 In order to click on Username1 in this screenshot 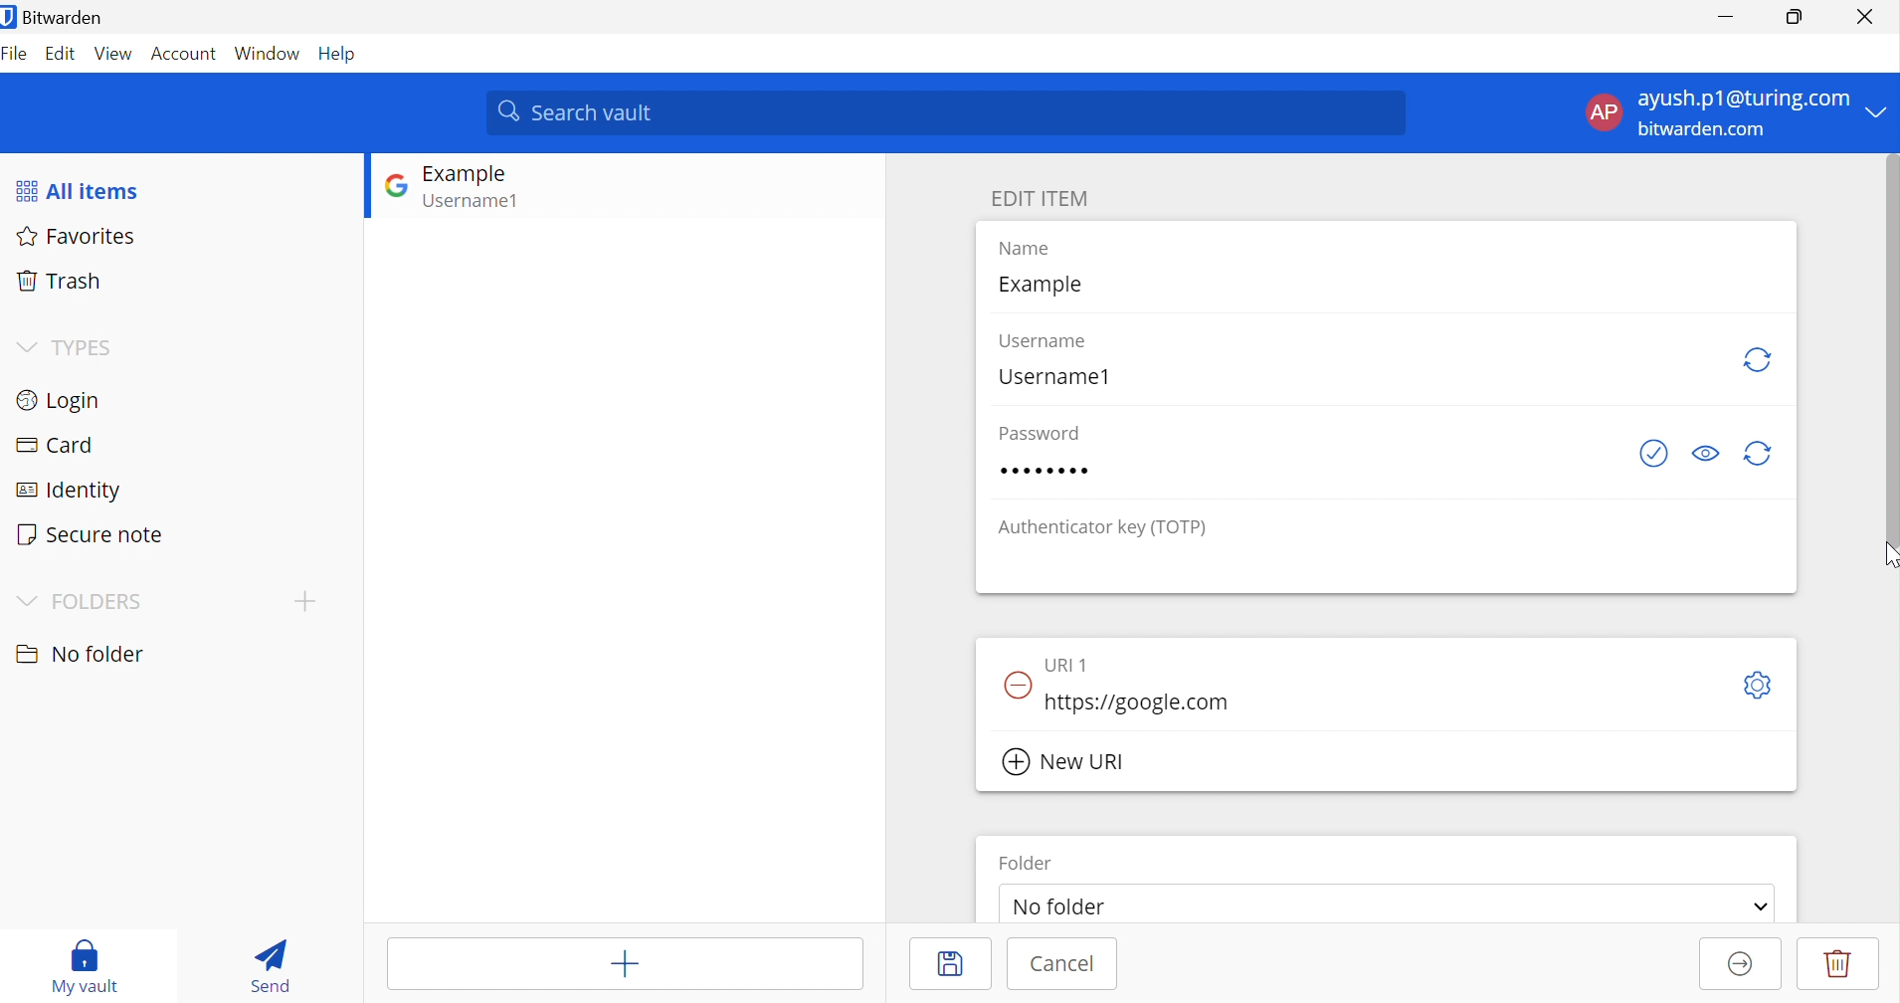, I will do `click(1063, 378)`.